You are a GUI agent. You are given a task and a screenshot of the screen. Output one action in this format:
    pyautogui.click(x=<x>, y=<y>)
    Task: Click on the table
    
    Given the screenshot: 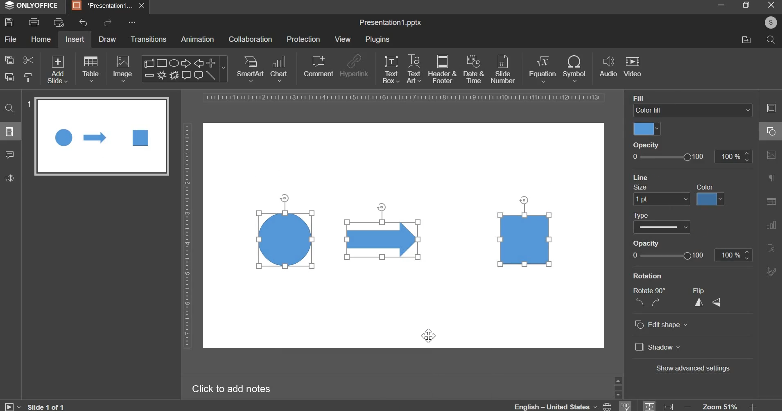 What is the action you would take?
    pyautogui.click(x=91, y=68)
    